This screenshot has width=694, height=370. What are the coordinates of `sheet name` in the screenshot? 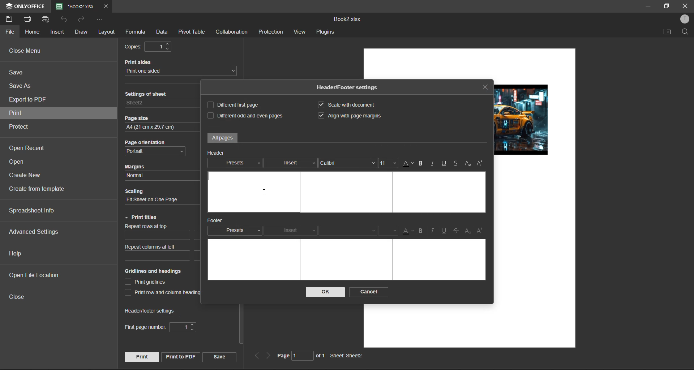 It's located at (349, 356).